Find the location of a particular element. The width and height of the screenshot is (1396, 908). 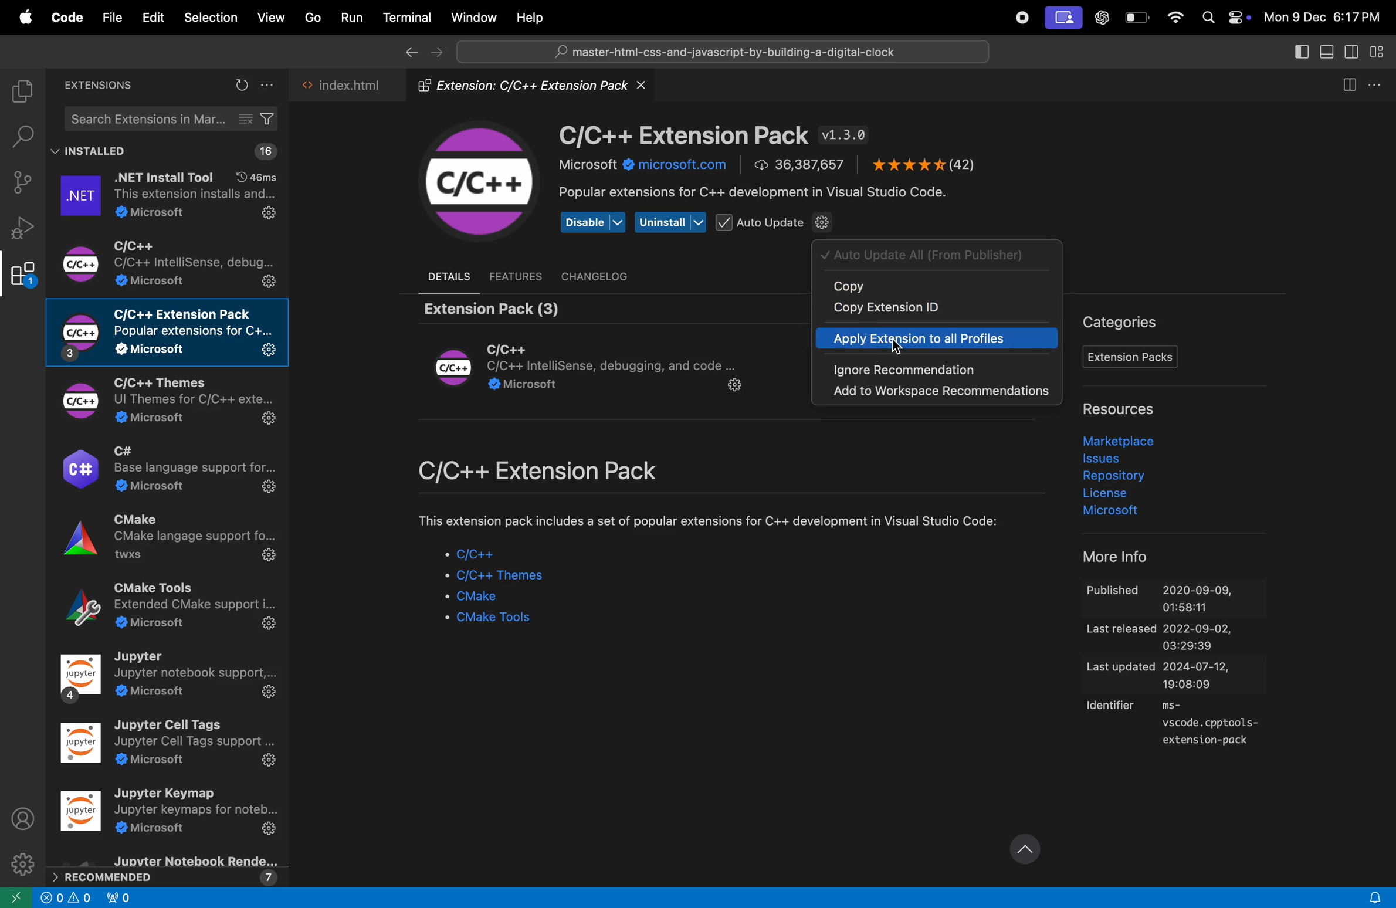

copy extensionnid is located at coordinates (921, 309).